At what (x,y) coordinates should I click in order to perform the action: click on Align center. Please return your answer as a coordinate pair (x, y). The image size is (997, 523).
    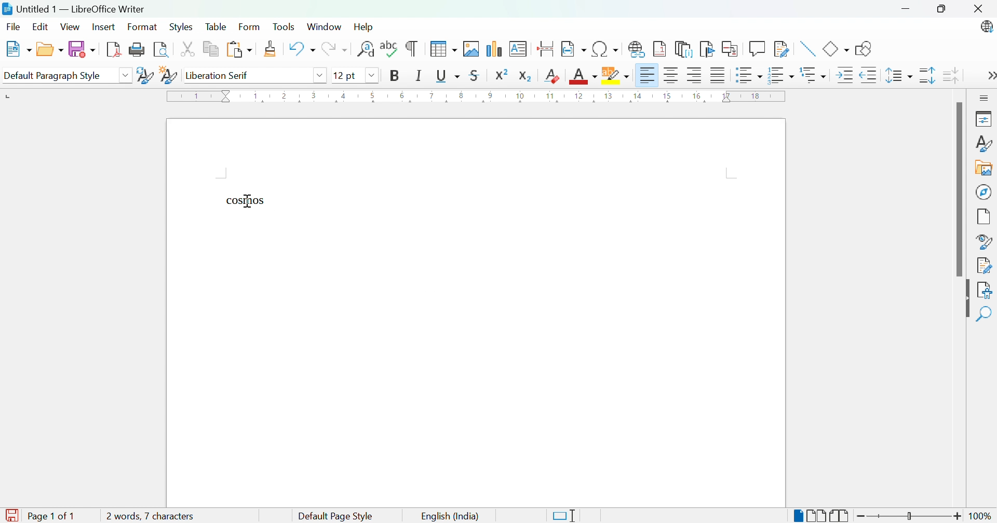
    Looking at the image, I should click on (673, 77).